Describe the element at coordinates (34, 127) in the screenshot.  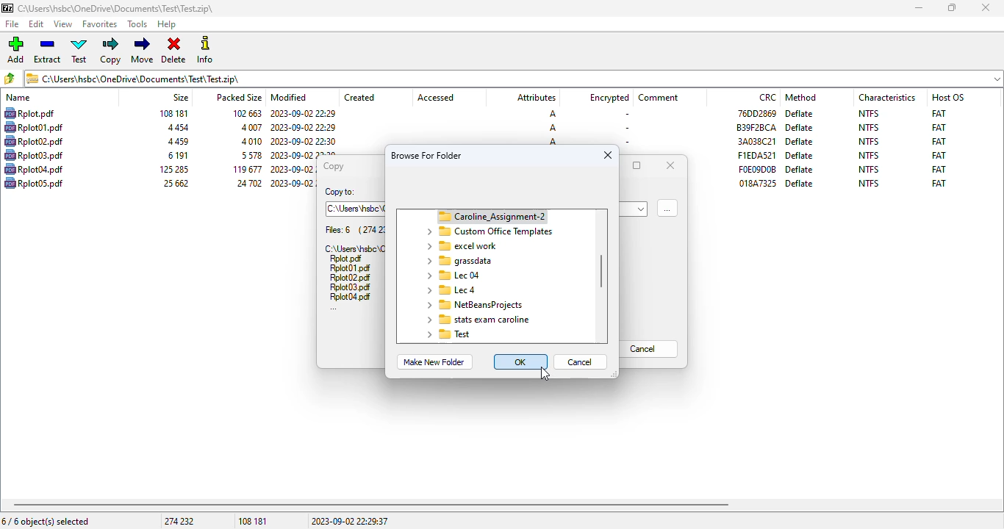
I see `file` at that location.